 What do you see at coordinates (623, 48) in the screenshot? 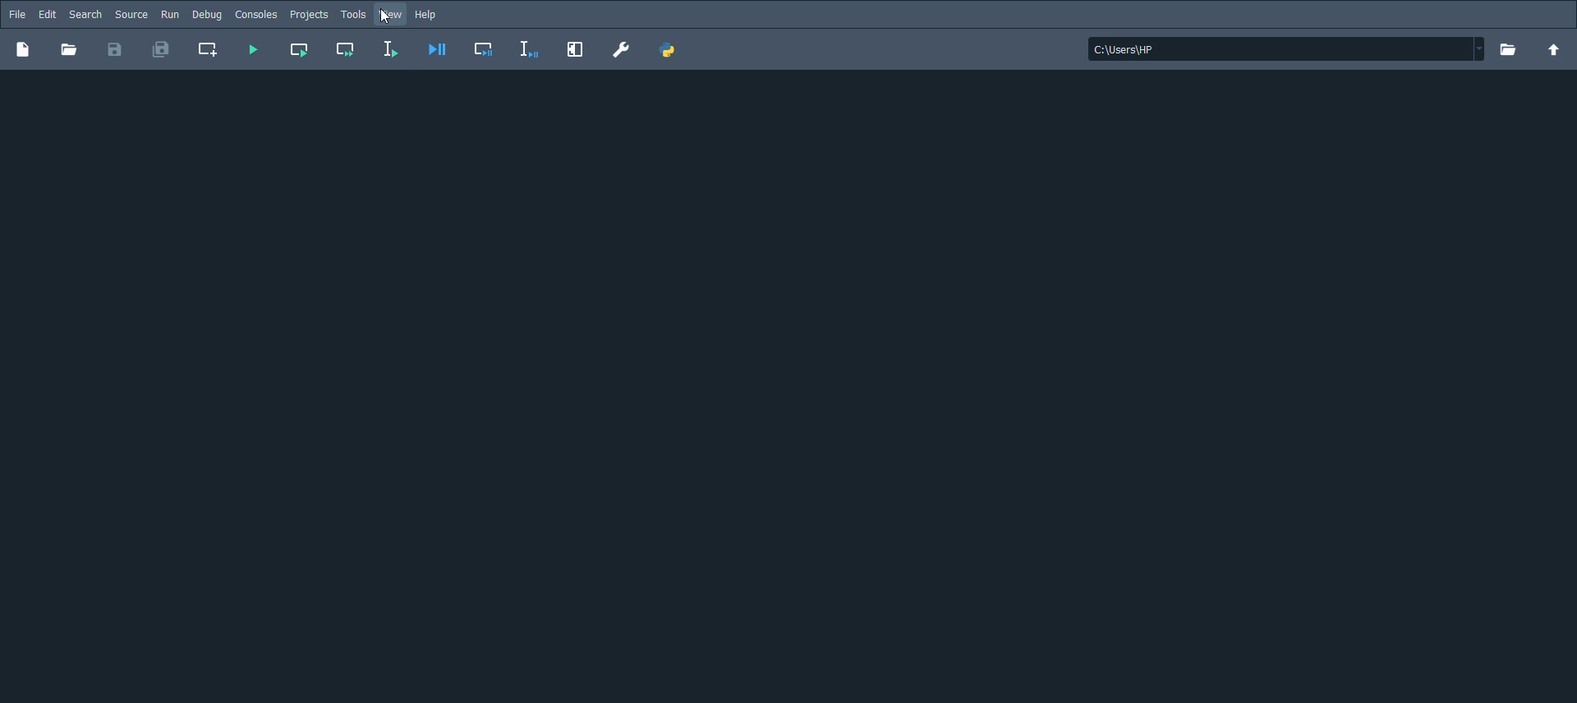
I see `Preferences` at bounding box center [623, 48].